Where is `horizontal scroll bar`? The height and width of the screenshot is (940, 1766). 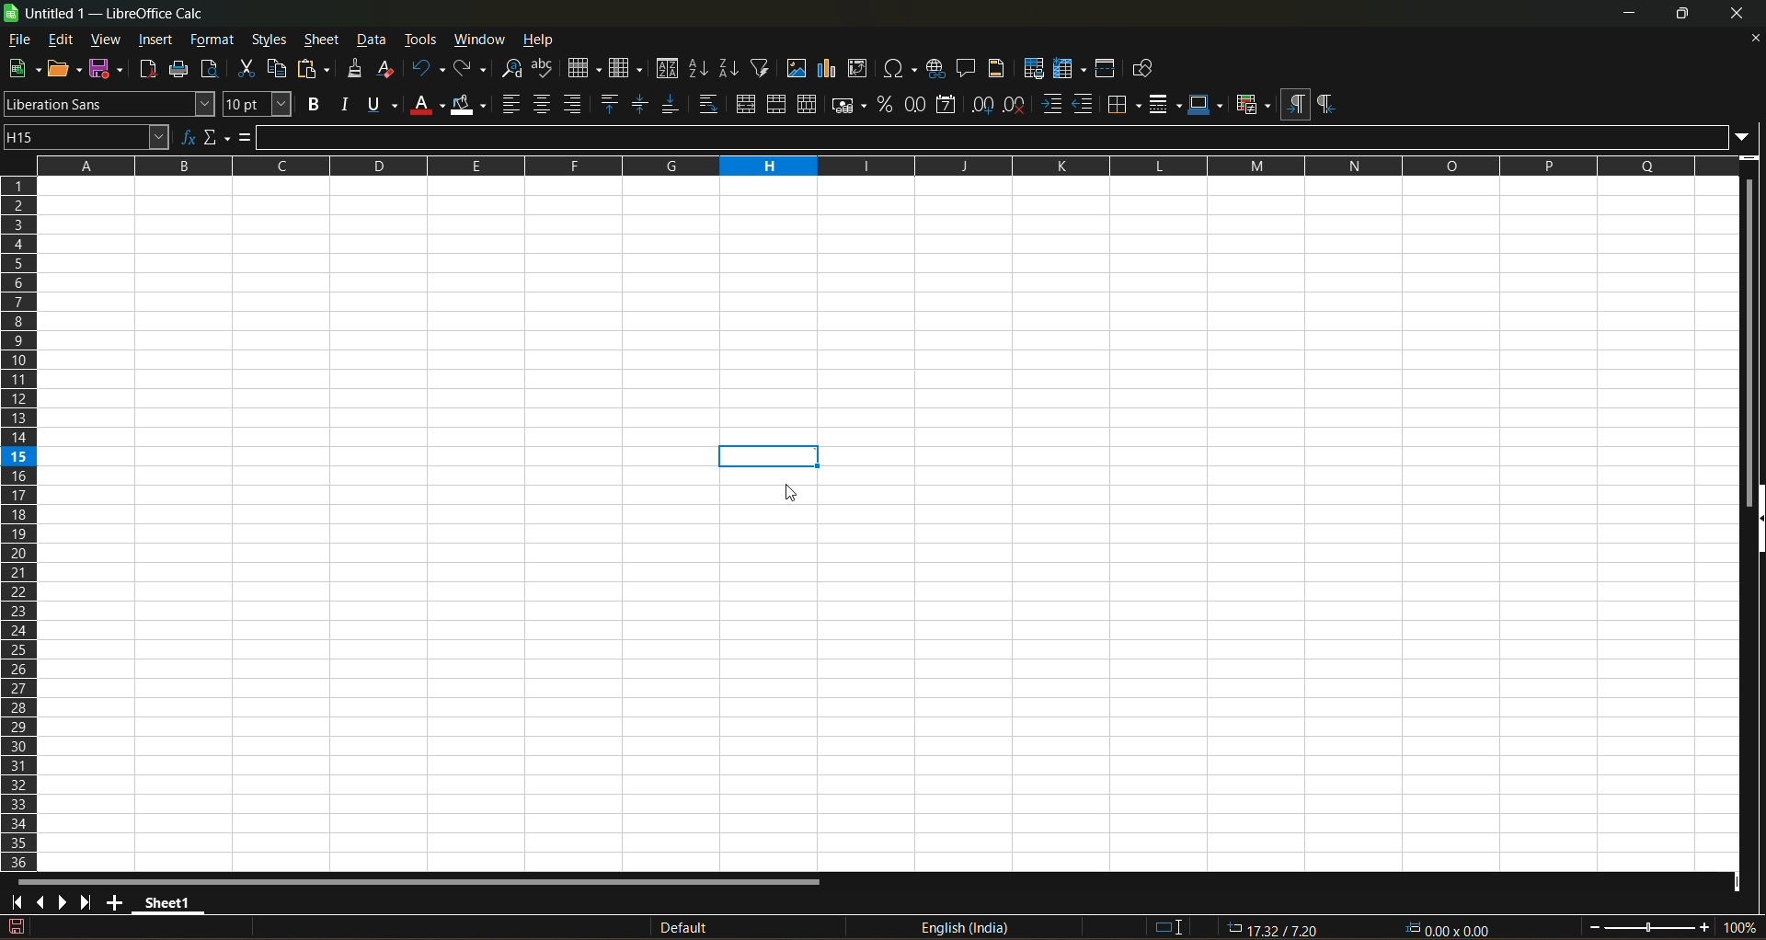 horizontal scroll bar is located at coordinates (421, 880).